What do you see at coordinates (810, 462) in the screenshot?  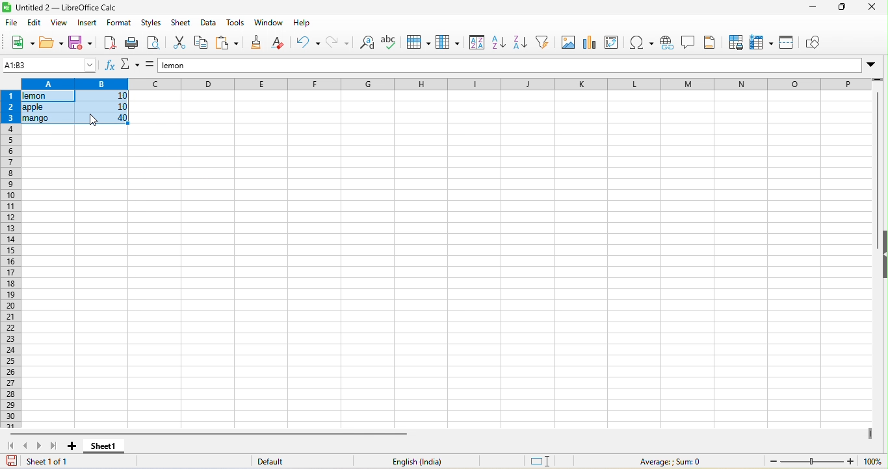 I see `zoom slider` at bounding box center [810, 462].